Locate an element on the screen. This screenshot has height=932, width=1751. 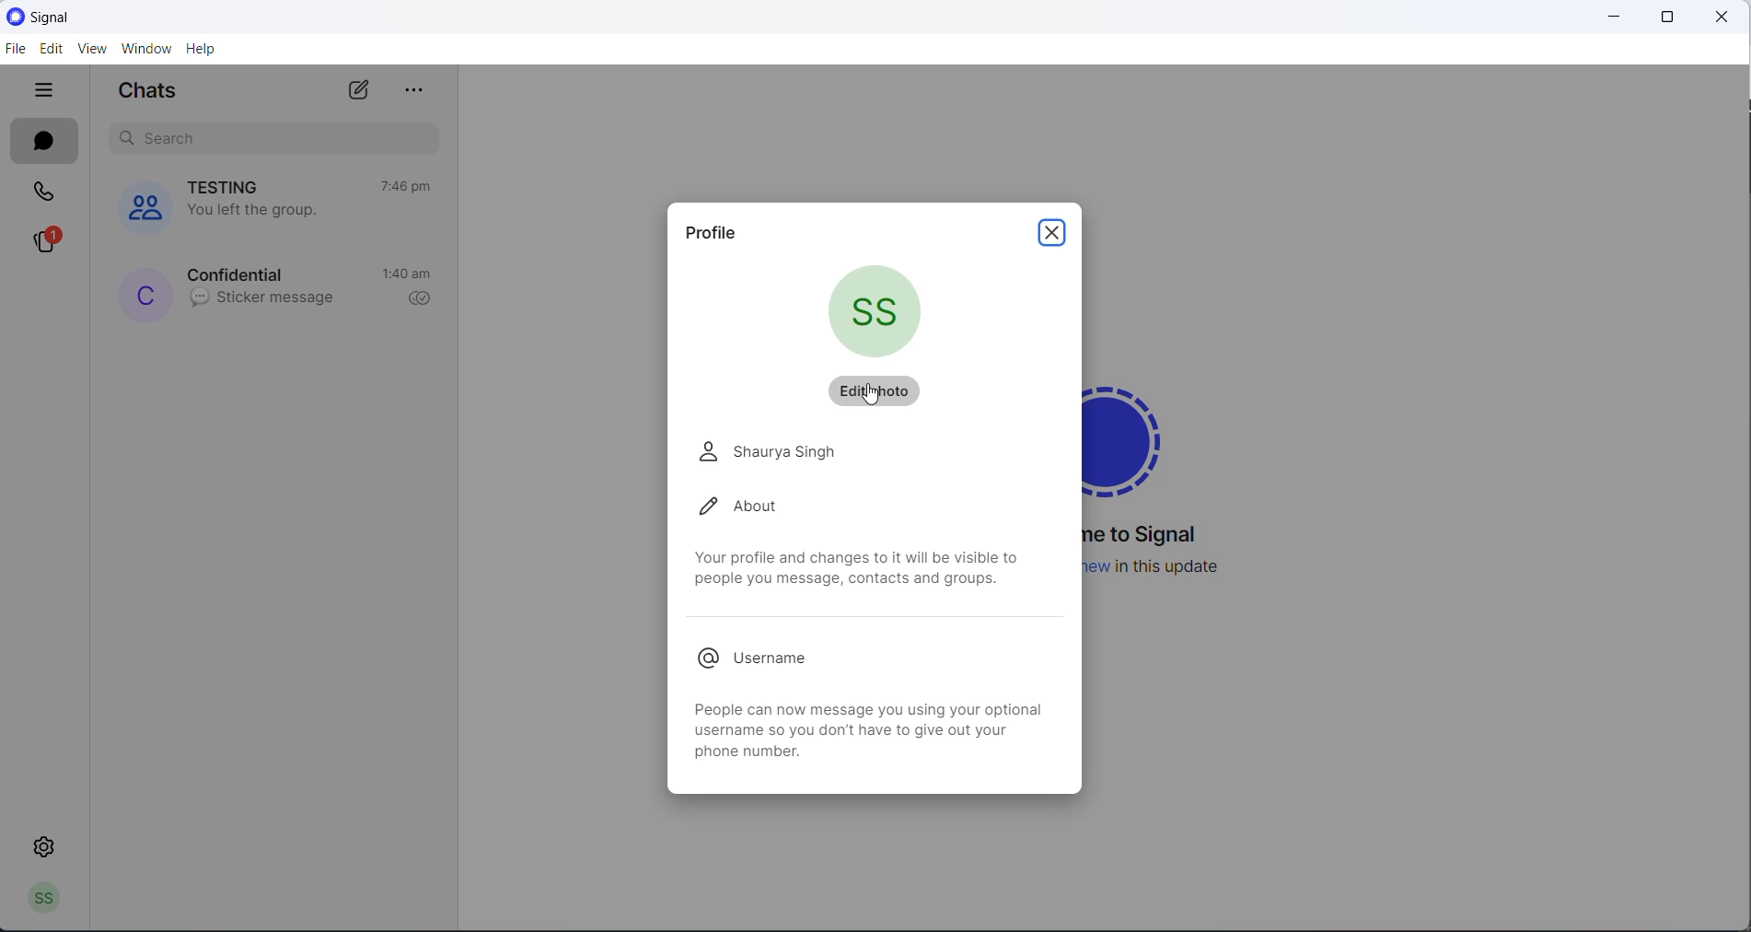
profile related text is located at coordinates (864, 569).